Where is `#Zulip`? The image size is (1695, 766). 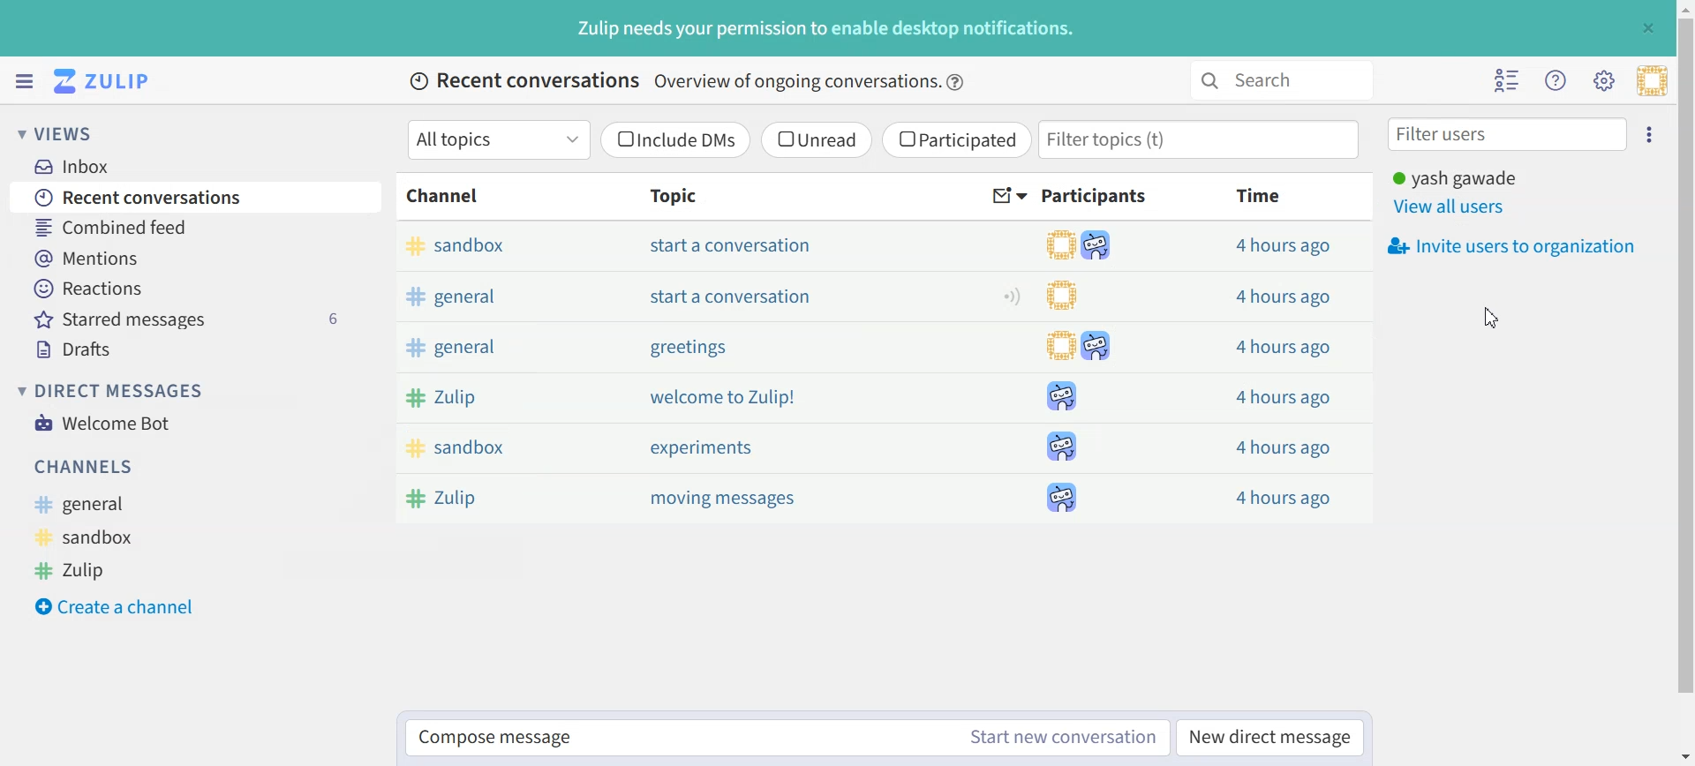
#Zulip is located at coordinates (86, 568).